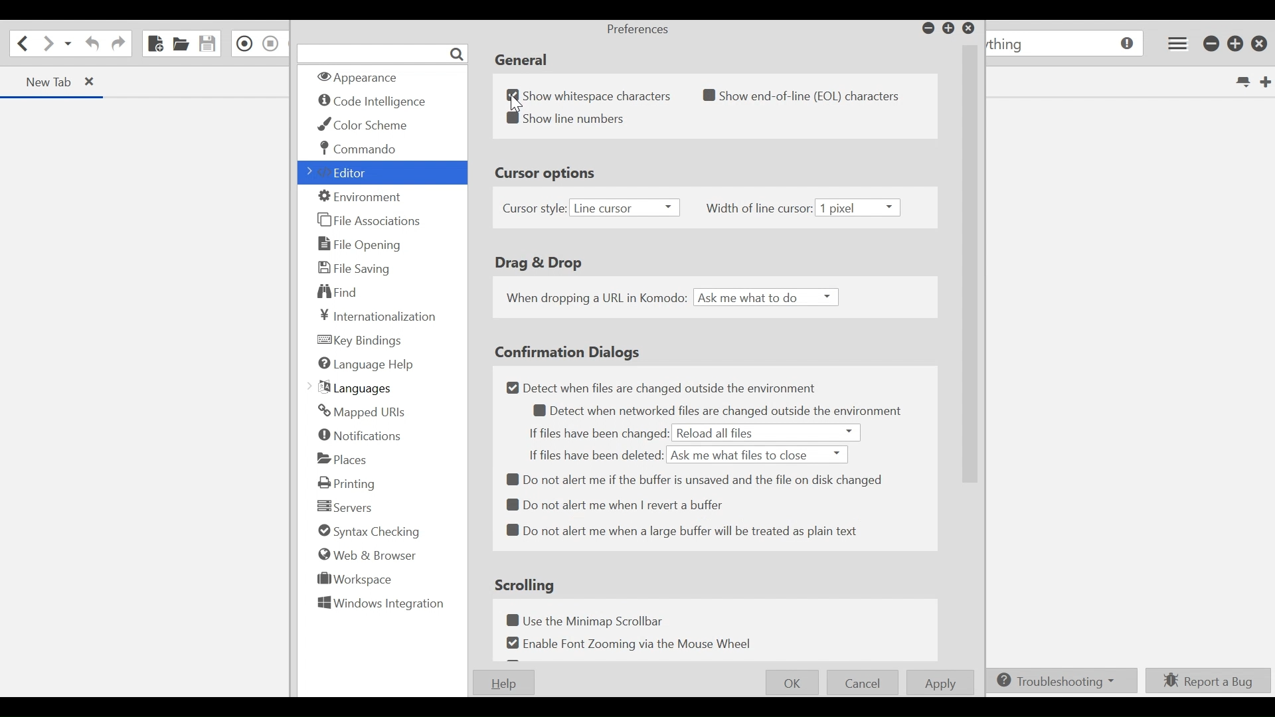  I want to click on Drag & Drop, so click(537, 264).